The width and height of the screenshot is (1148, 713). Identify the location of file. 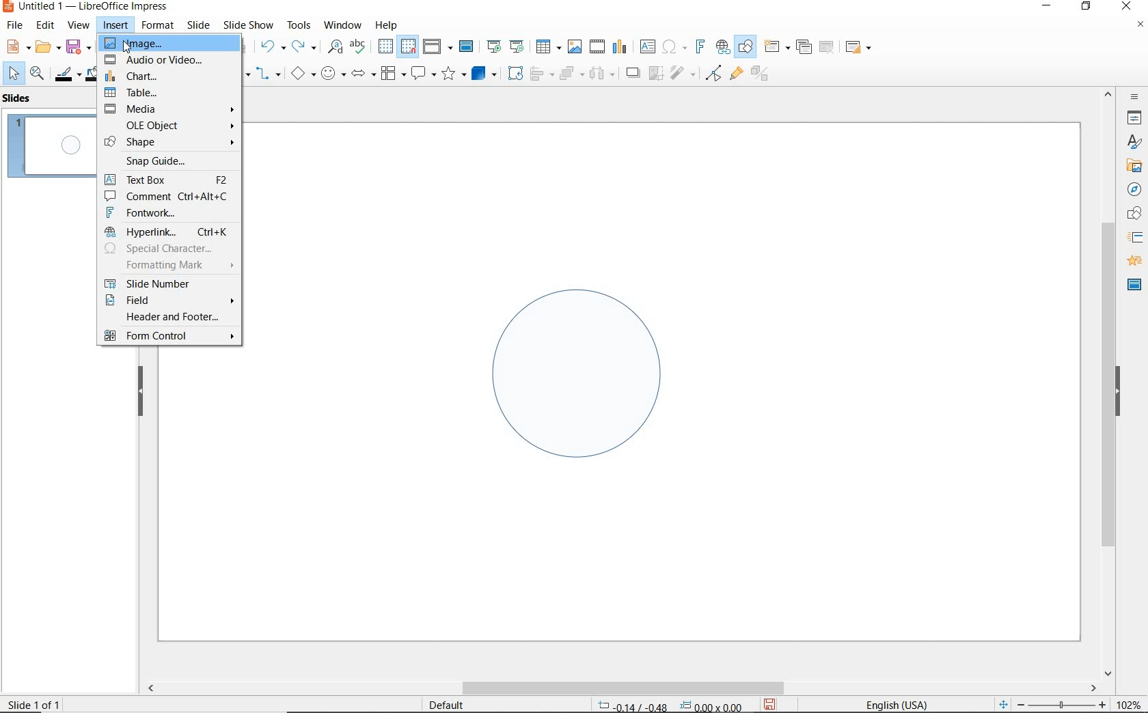
(16, 25).